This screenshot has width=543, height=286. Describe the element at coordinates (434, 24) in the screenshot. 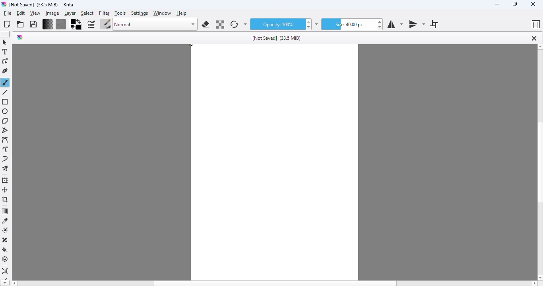

I see `wrap around mode` at that location.